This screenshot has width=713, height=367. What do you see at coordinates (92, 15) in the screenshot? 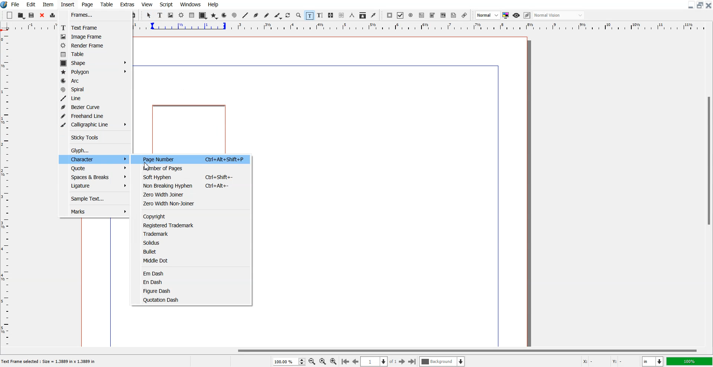
I see `Frames` at bounding box center [92, 15].